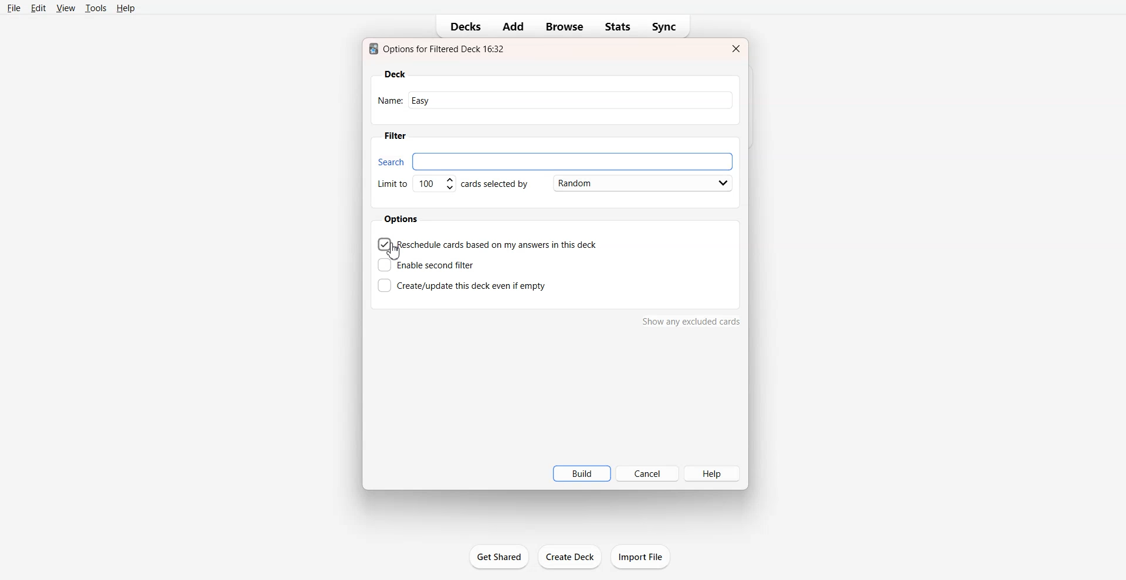 The image size is (1126, 580). Describe the element at coordinates (127, 8) in the screenshot. I see `Help` at that location.